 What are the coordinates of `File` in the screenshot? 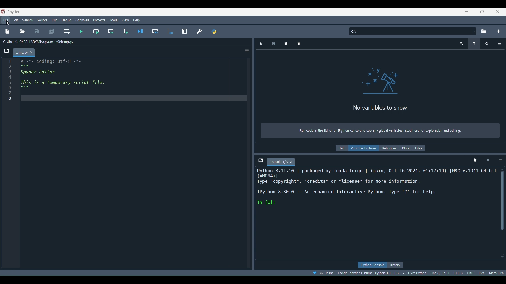 It's located at (6, 21).